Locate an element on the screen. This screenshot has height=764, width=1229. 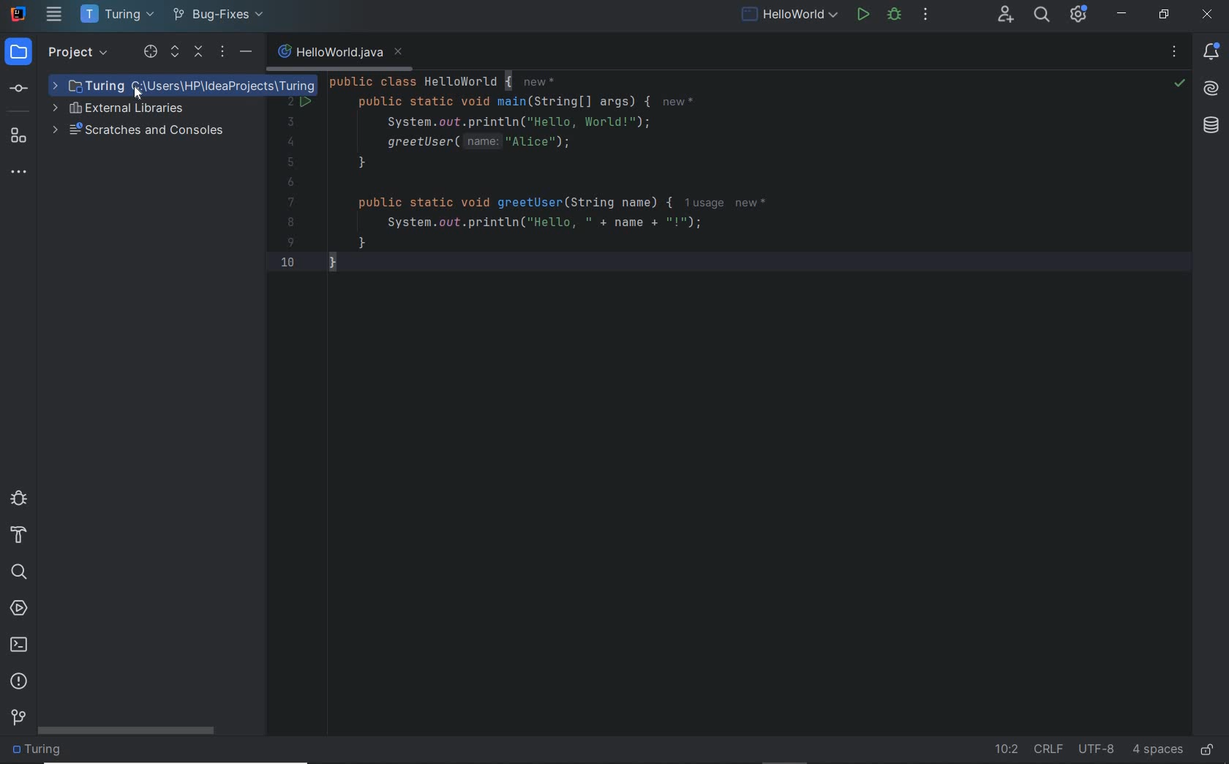
cursor is located at coordinates (139, 94).